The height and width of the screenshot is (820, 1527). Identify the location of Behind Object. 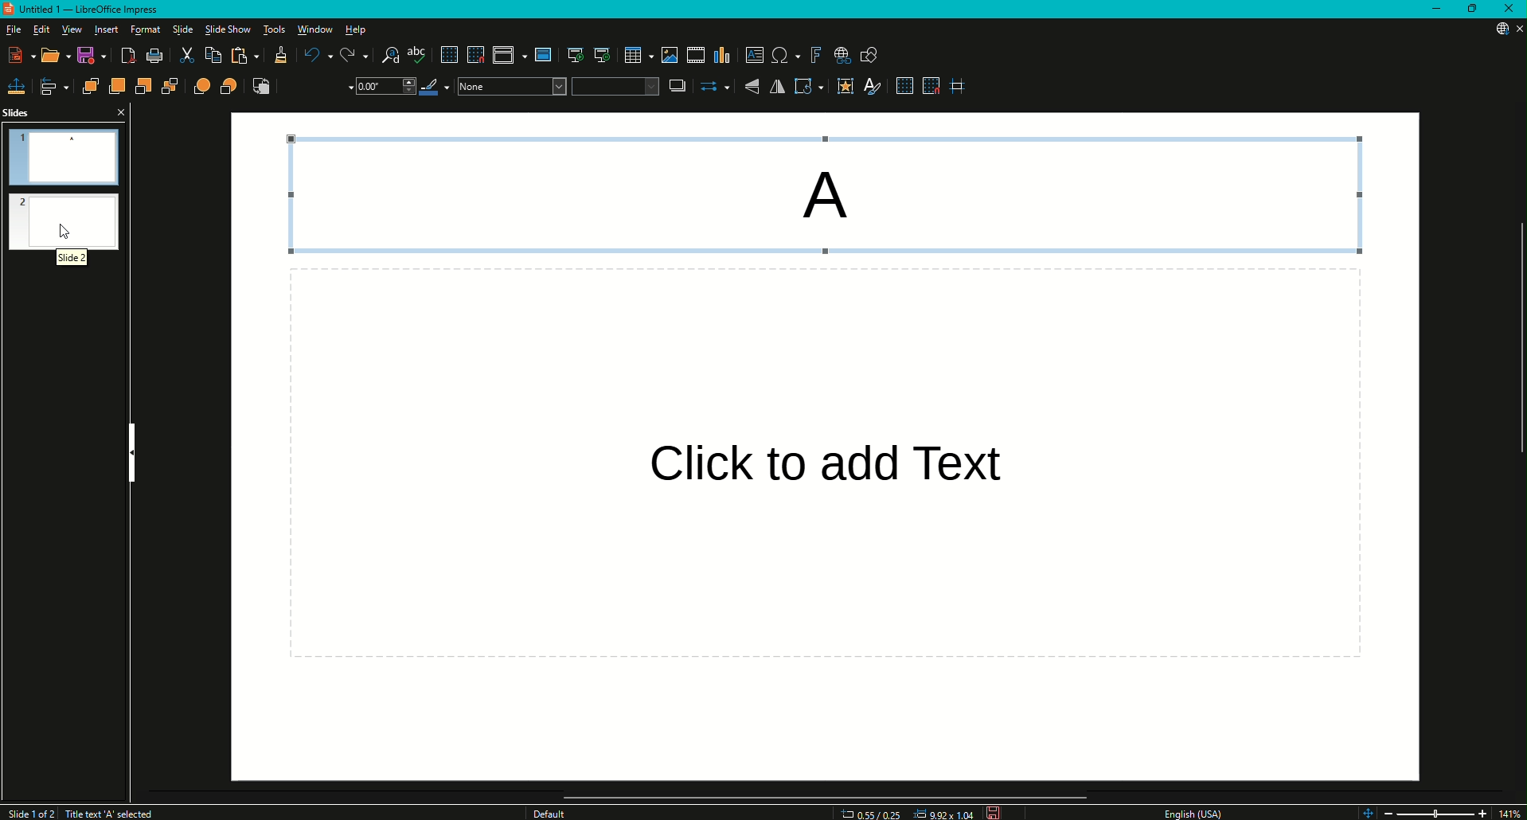
(226, 87).